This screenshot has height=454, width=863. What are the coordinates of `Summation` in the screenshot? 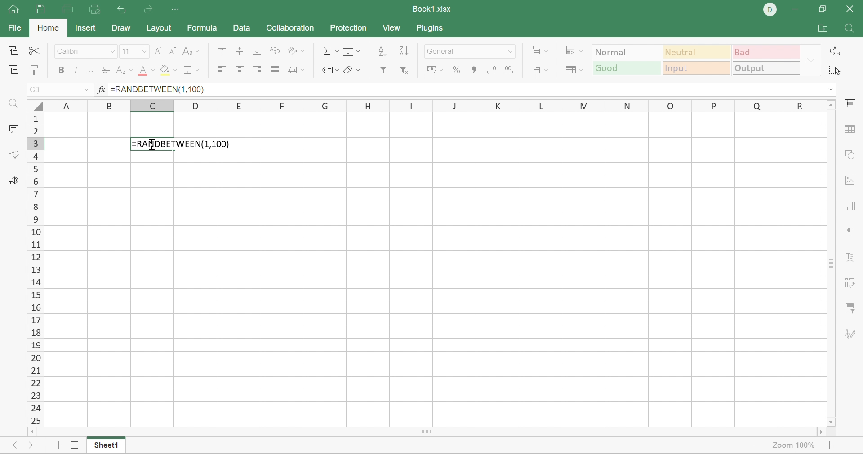 It's located at (329, 50).